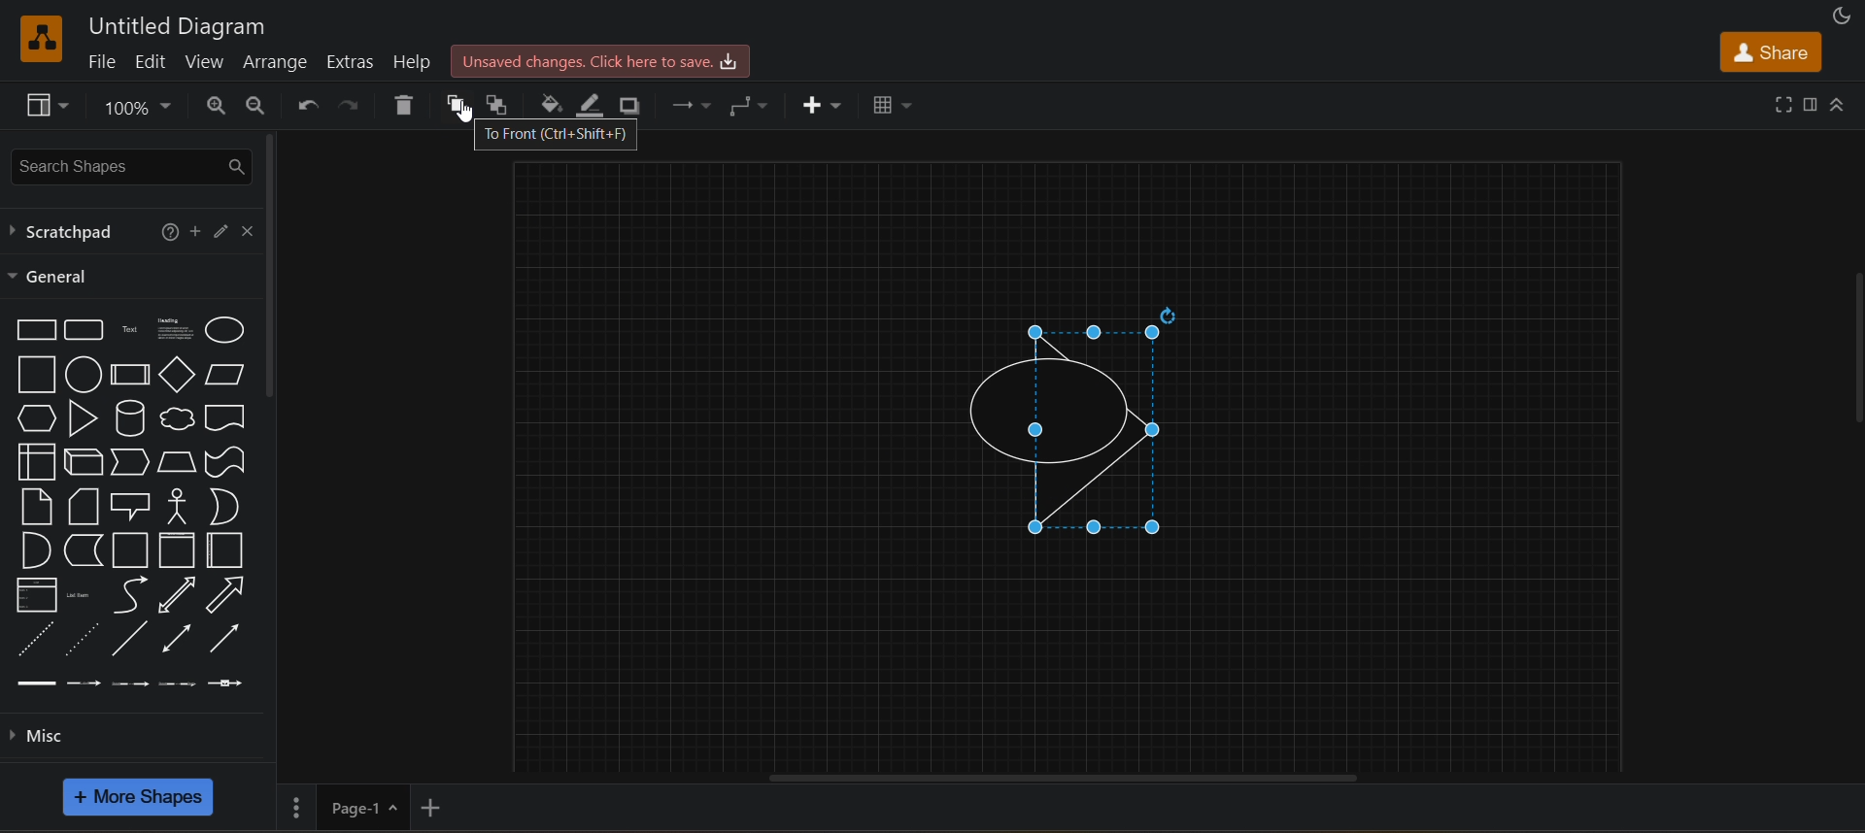  Describe the element at coordinates (350, 59) in the screenshot. I see `extras` at that location.